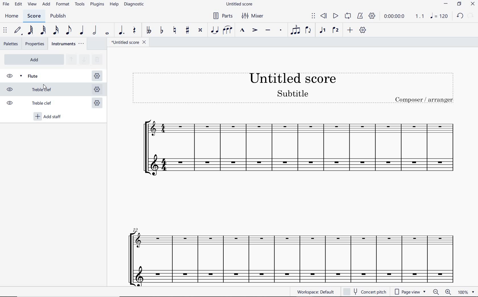 The width and height of the screenshot is (478, 297). I want to click on STACCATO, so click(280, 30).